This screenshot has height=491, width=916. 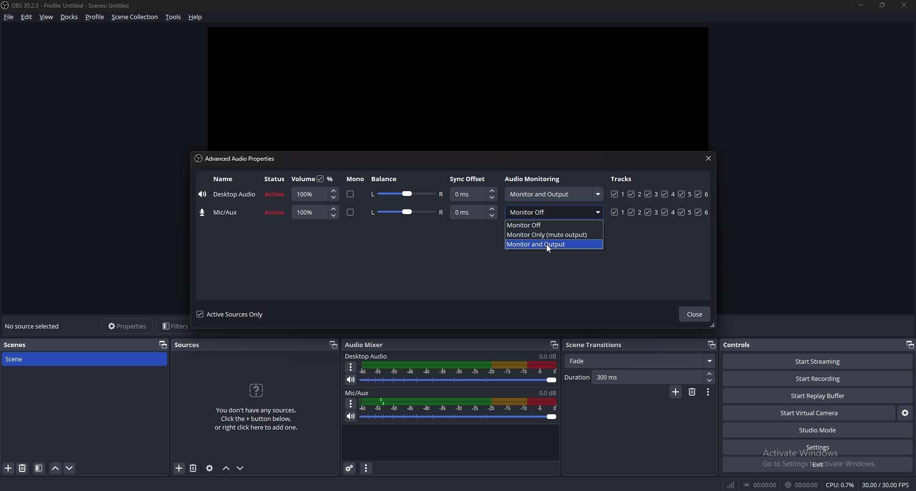 I want to click on 30.00/ 30.00 FPS, so click(x=887, y=484).